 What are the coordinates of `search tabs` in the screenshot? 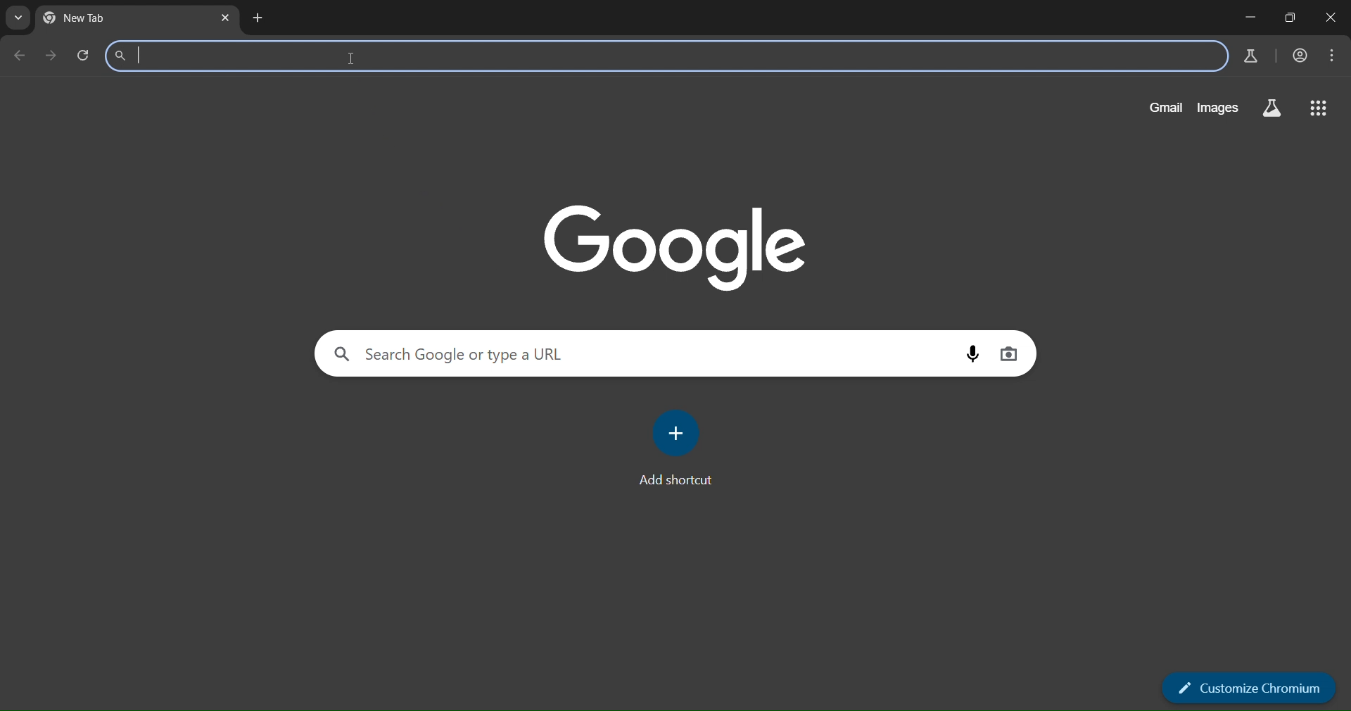 It's located at (18, 19).